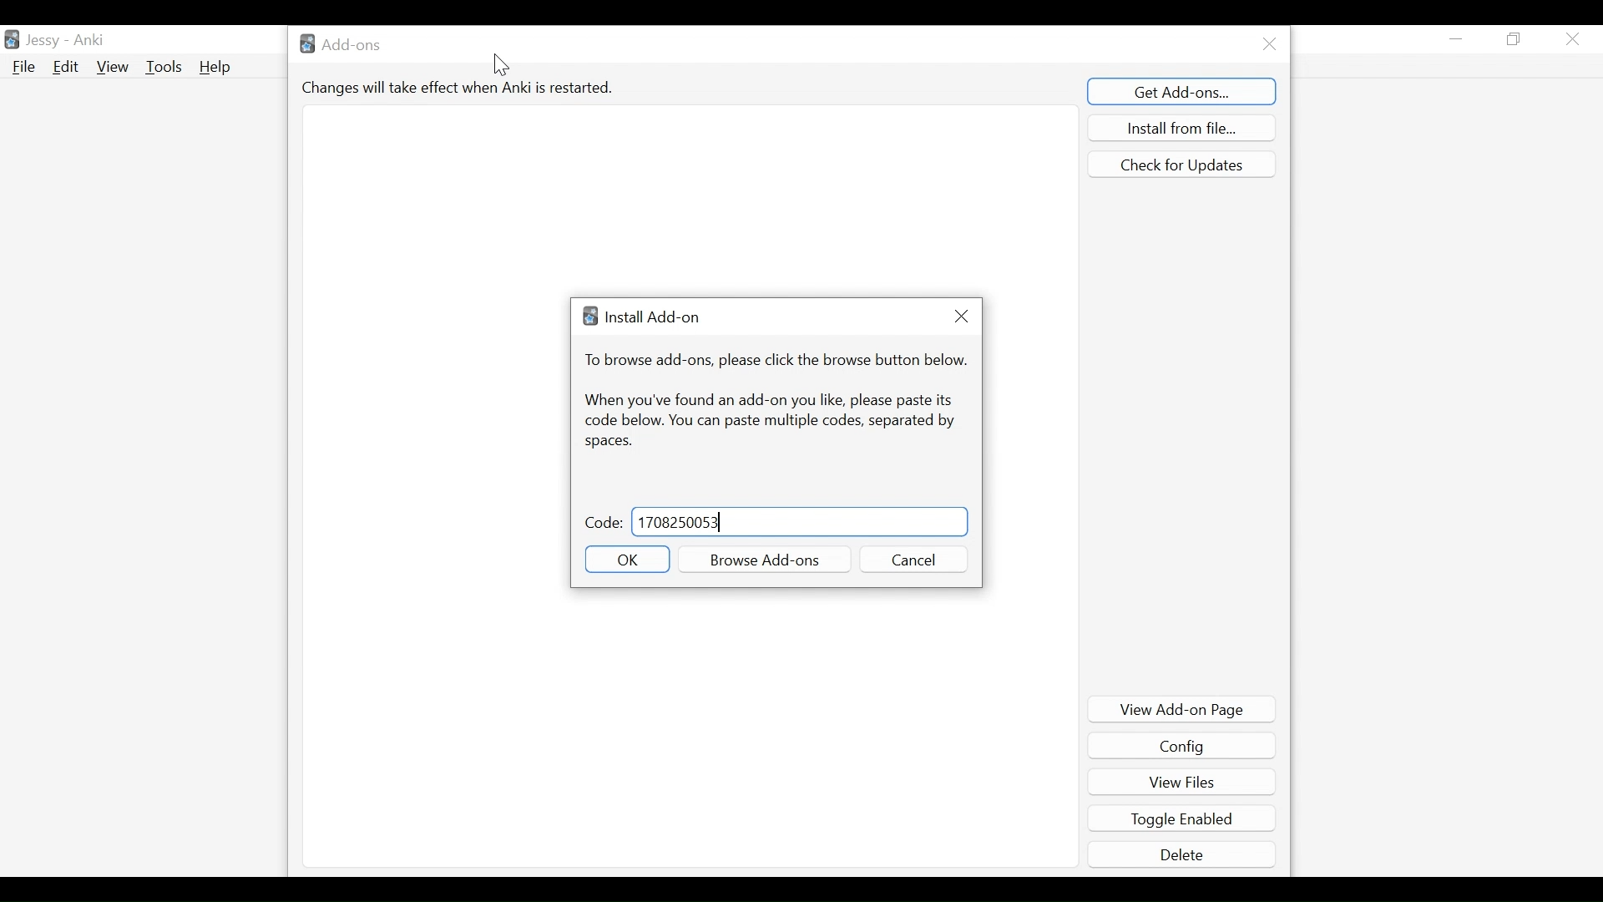  I want to click on cursor, so click(503, 66).